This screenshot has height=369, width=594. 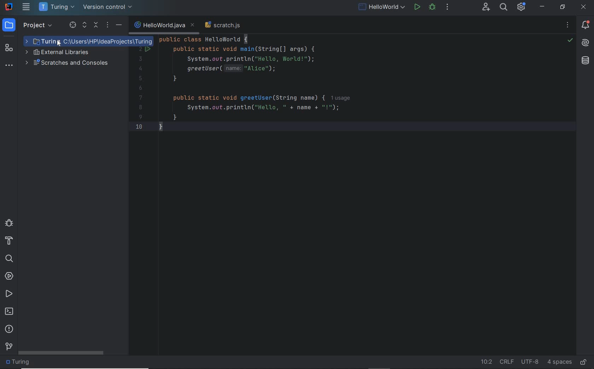 What do you see at coordinates (432, 8) in the screenshot?
I see `debug` at bounding box center [432, 8].